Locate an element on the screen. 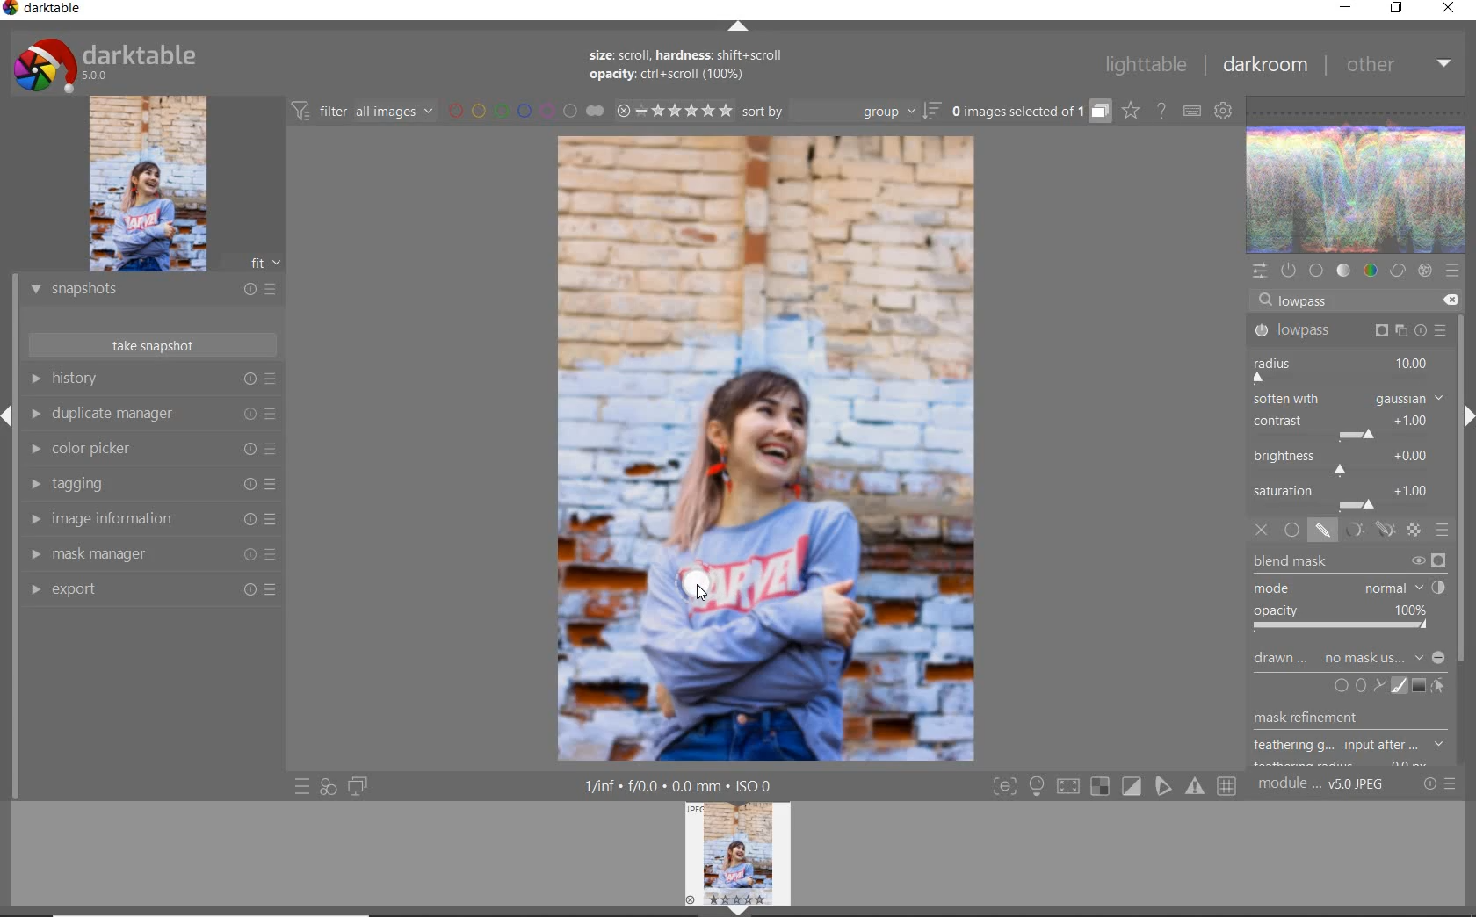 The image size is (1476, 917). lowpass is located at coordinates (1311, 302).